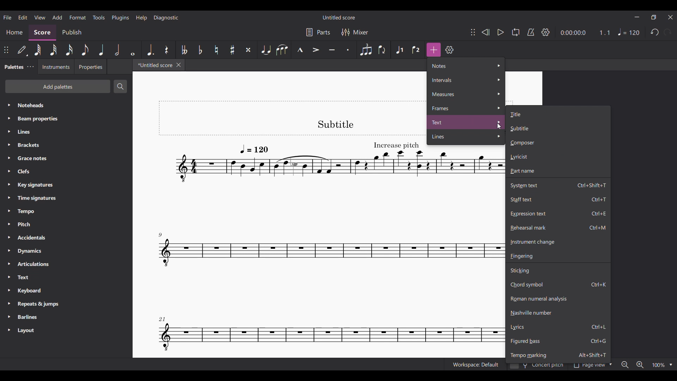  I want to click on Lines, so click(66, 132).